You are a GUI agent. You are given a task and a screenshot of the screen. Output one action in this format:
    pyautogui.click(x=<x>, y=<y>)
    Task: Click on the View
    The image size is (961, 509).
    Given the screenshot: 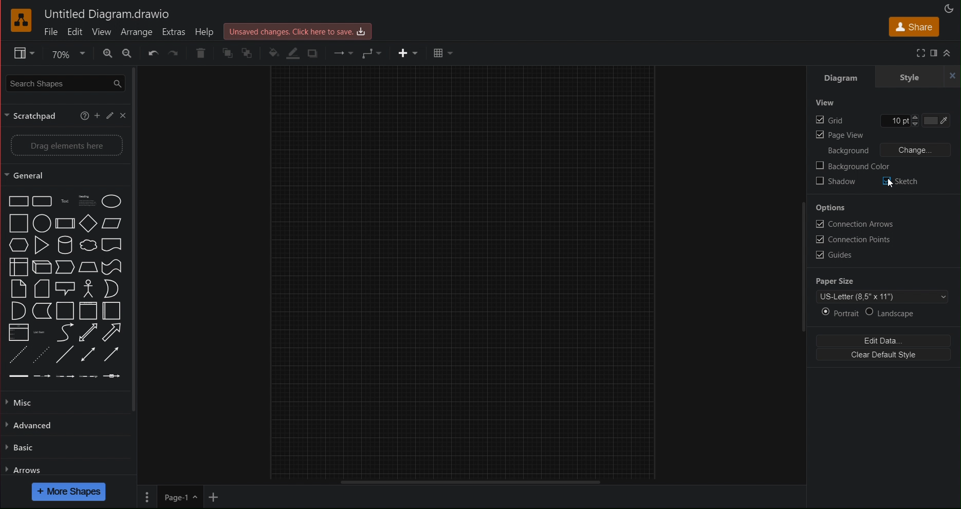 What is the action you would take?
    pyautogui.click(x=102, y=33)
    